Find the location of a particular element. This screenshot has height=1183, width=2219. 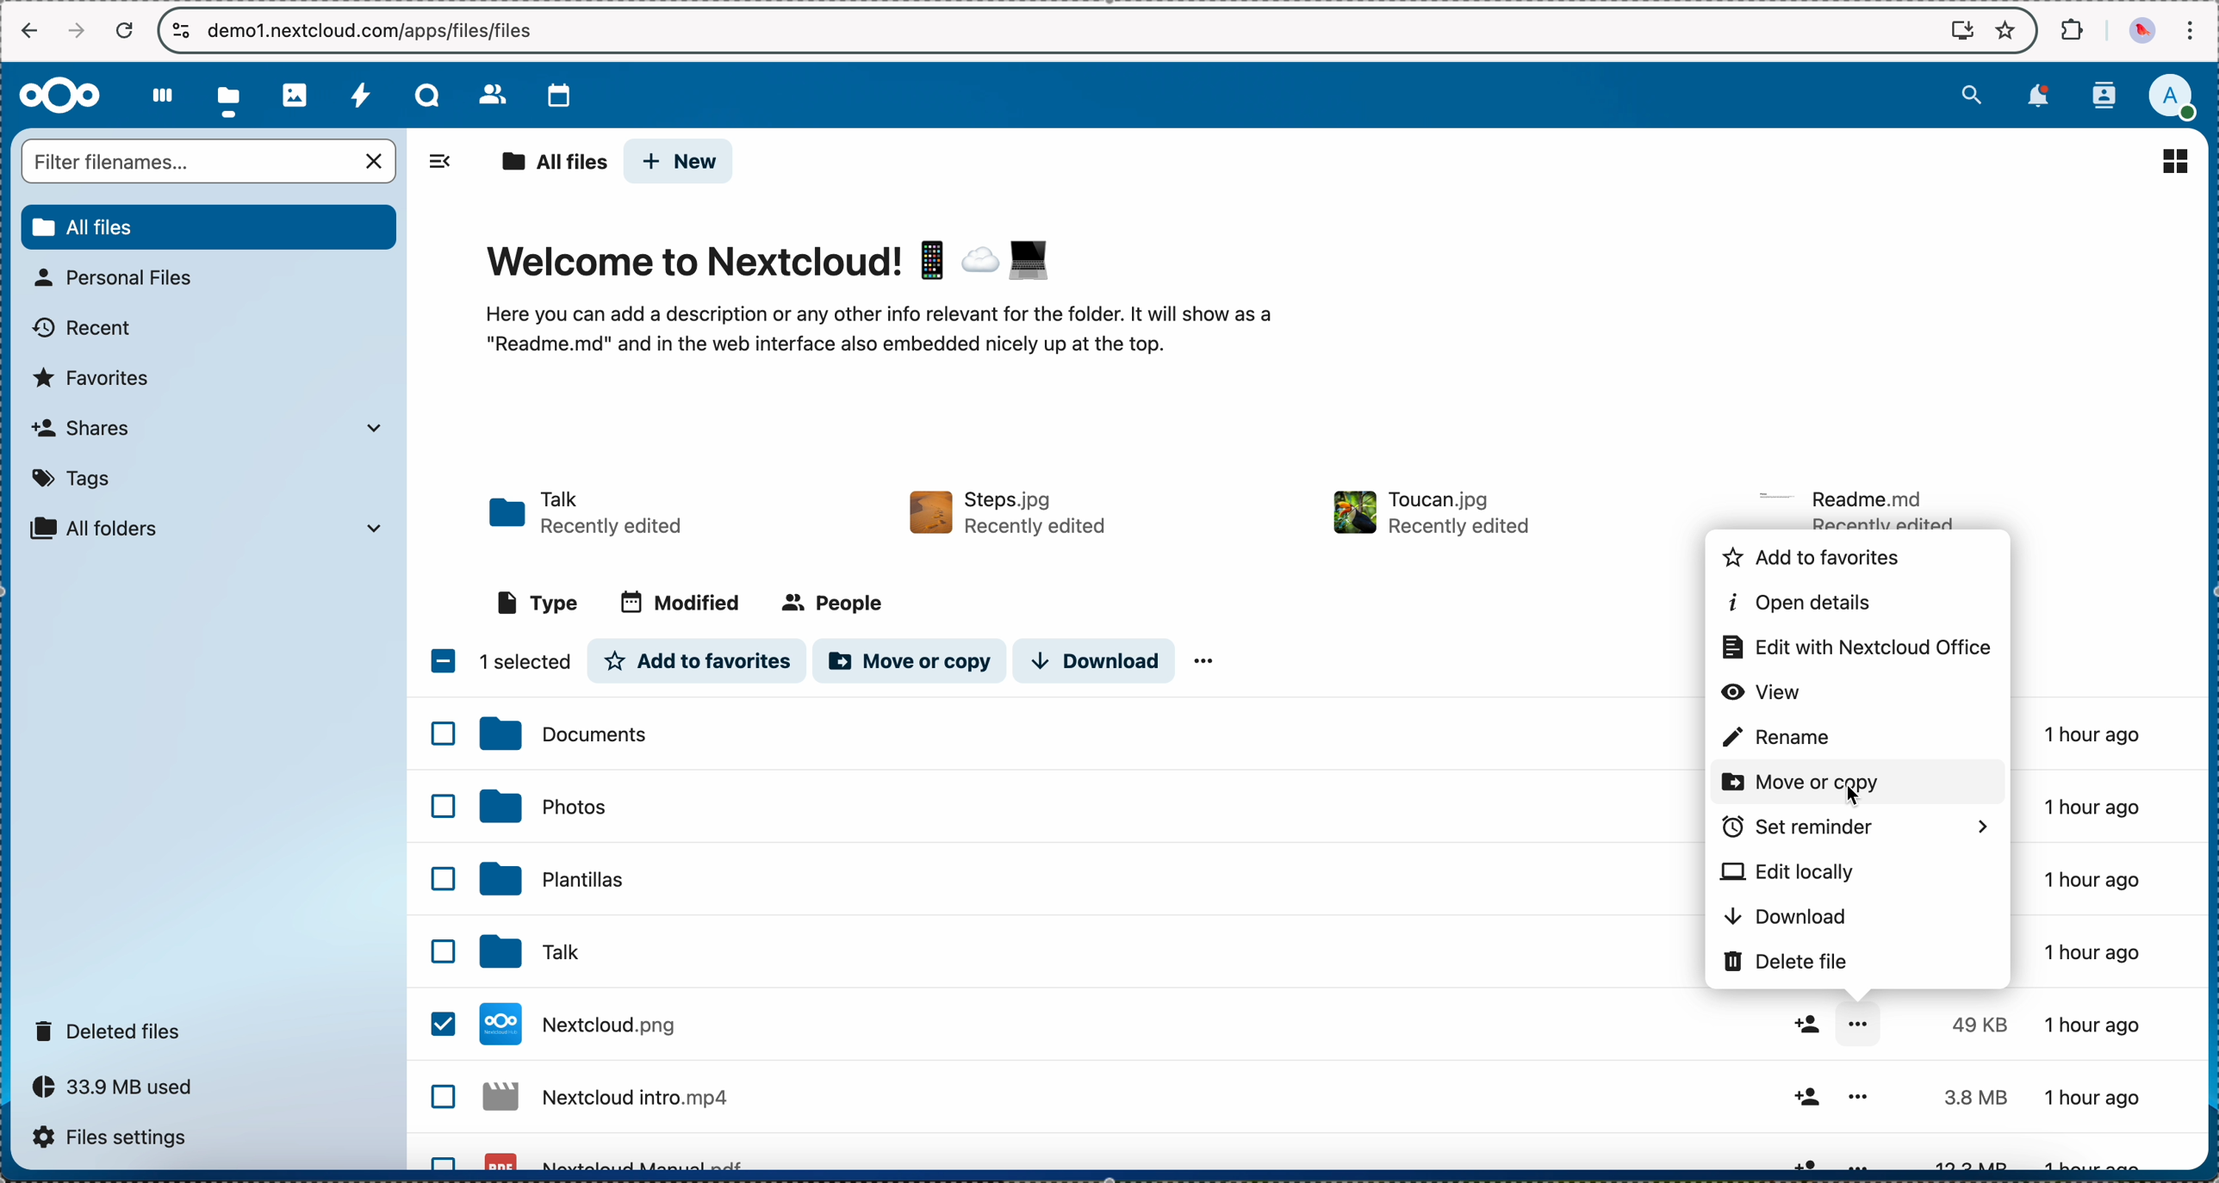

type is located at coordinates (538, 600).